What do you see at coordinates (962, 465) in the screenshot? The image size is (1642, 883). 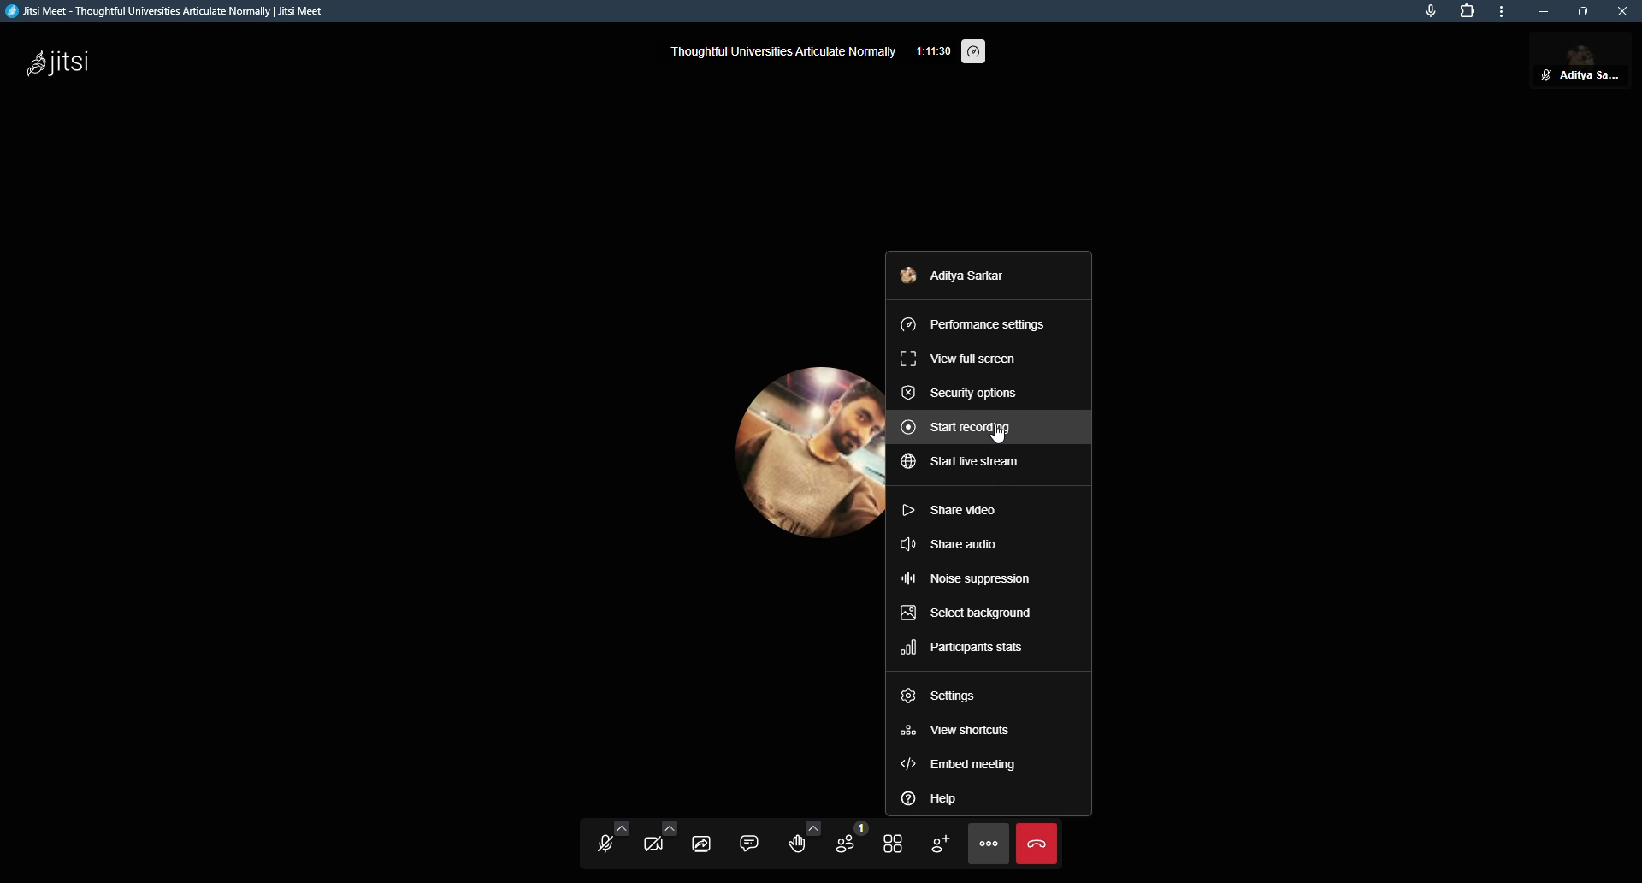 I see `start the stream` at bounding box center [962, 465].